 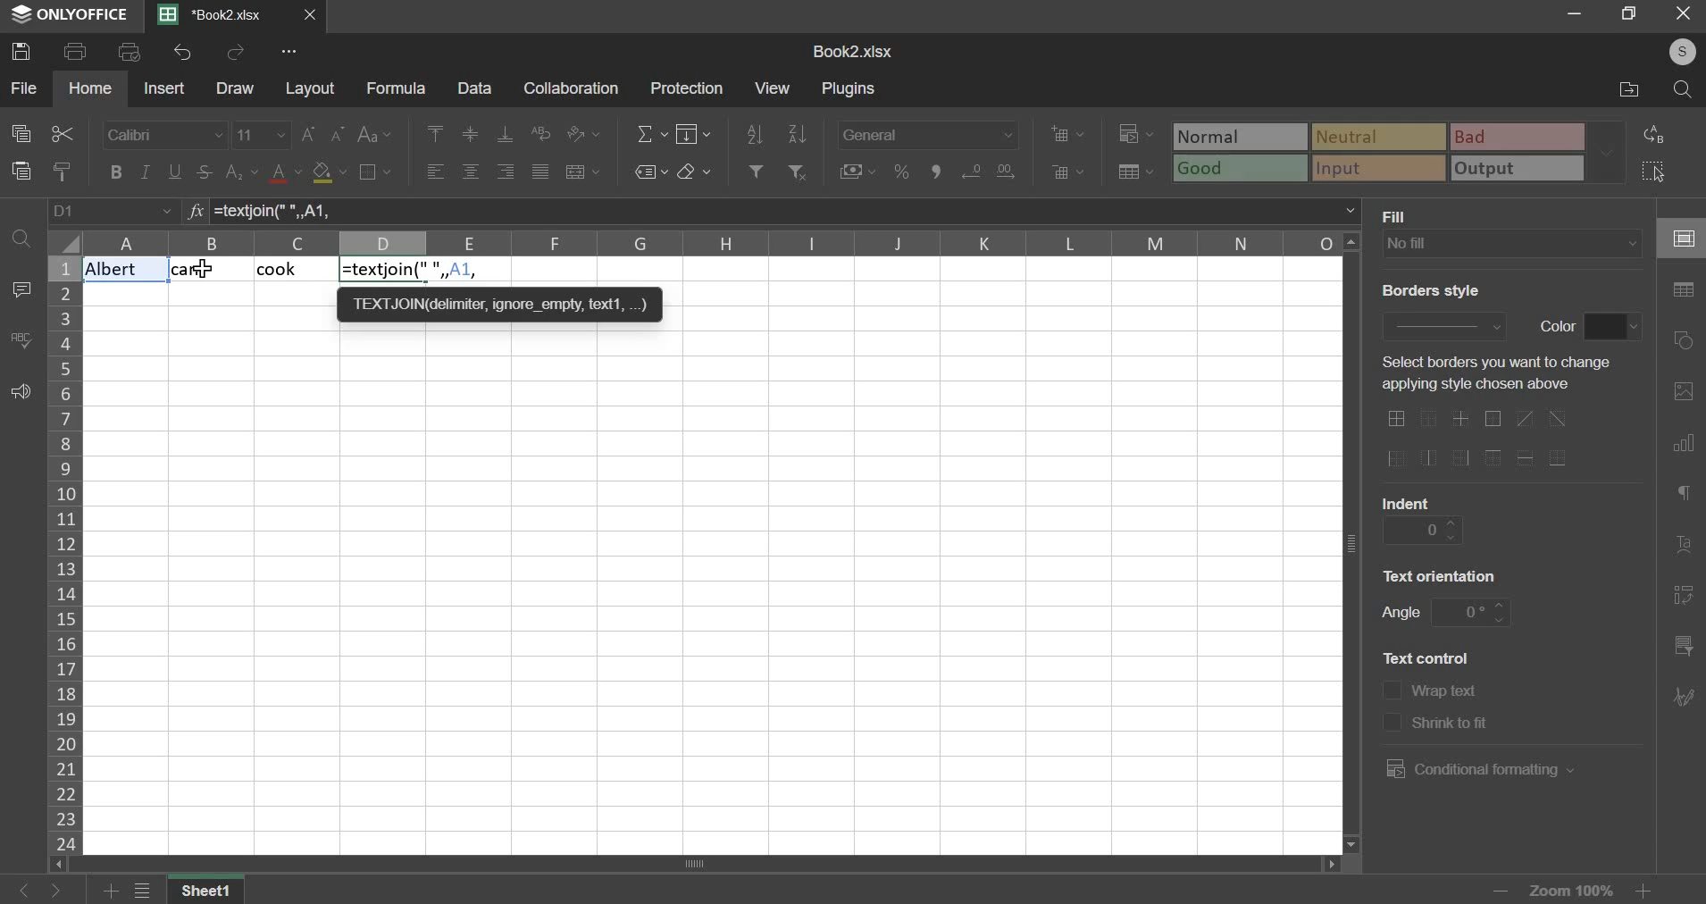 I want to click on align right, so click(x=506, y=172).